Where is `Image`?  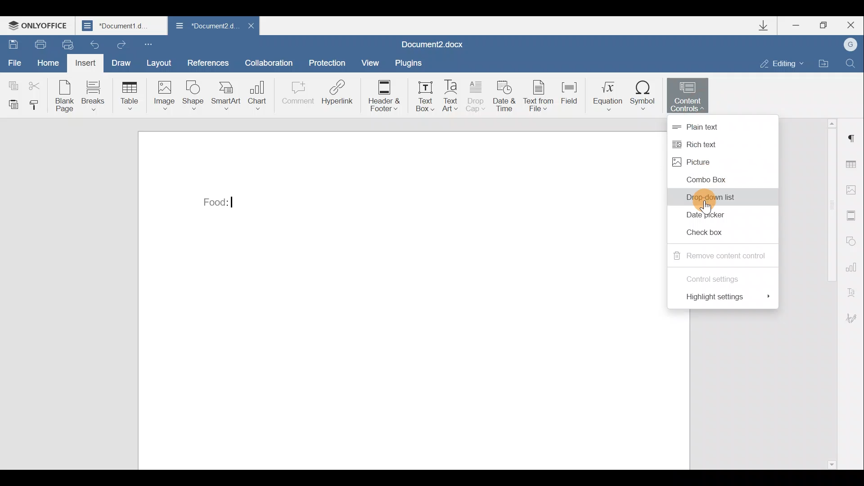
Image is located at coordinates (164, 96).